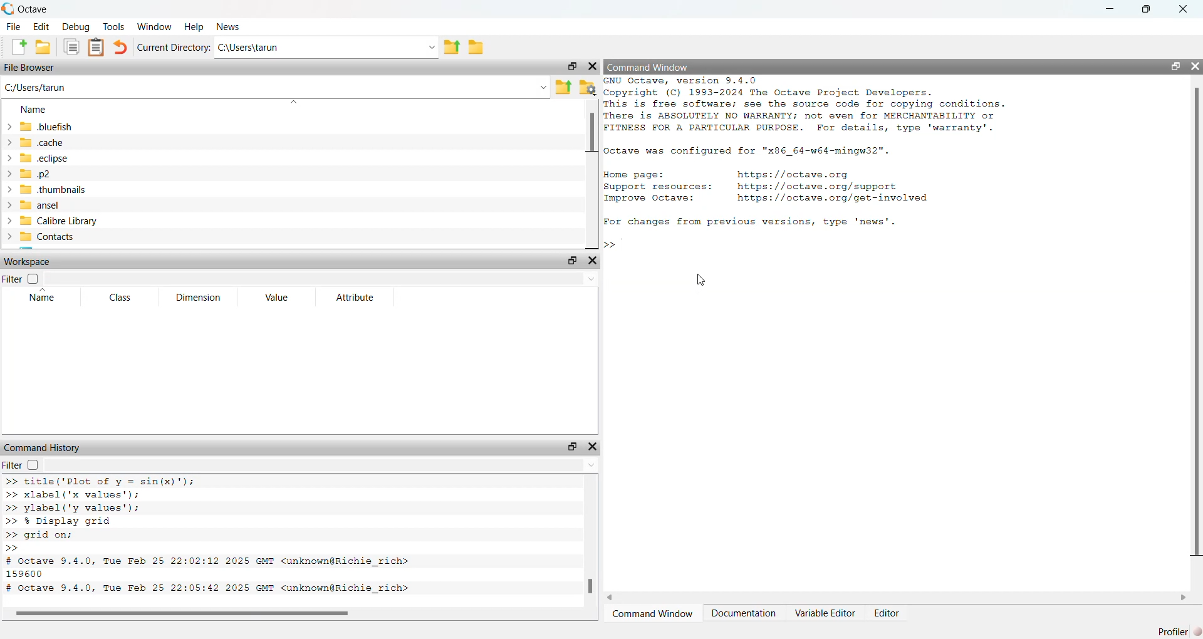 The image size is (1203, 639). What do you see at coordinates (769, 151) in the screenshot?
I see `2 Octave was configured for "x86_64-w64-mingw32".` at bounding box center [769, 151].